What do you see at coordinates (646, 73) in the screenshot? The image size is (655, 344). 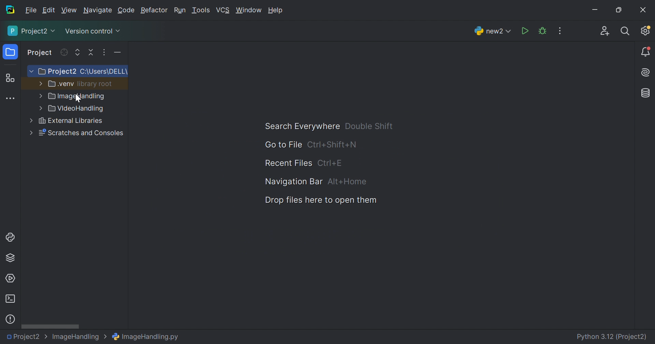 I see `AI Assistant` at bounding box center [646, 73].